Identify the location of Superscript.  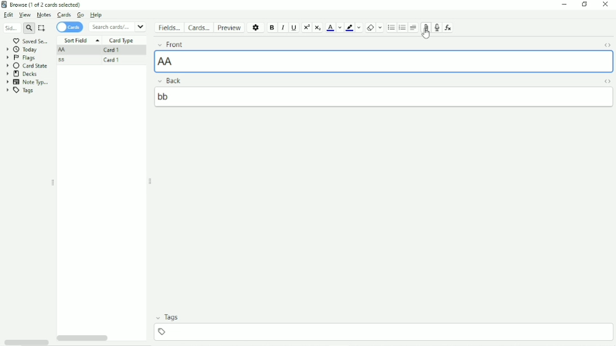
(306, 28).